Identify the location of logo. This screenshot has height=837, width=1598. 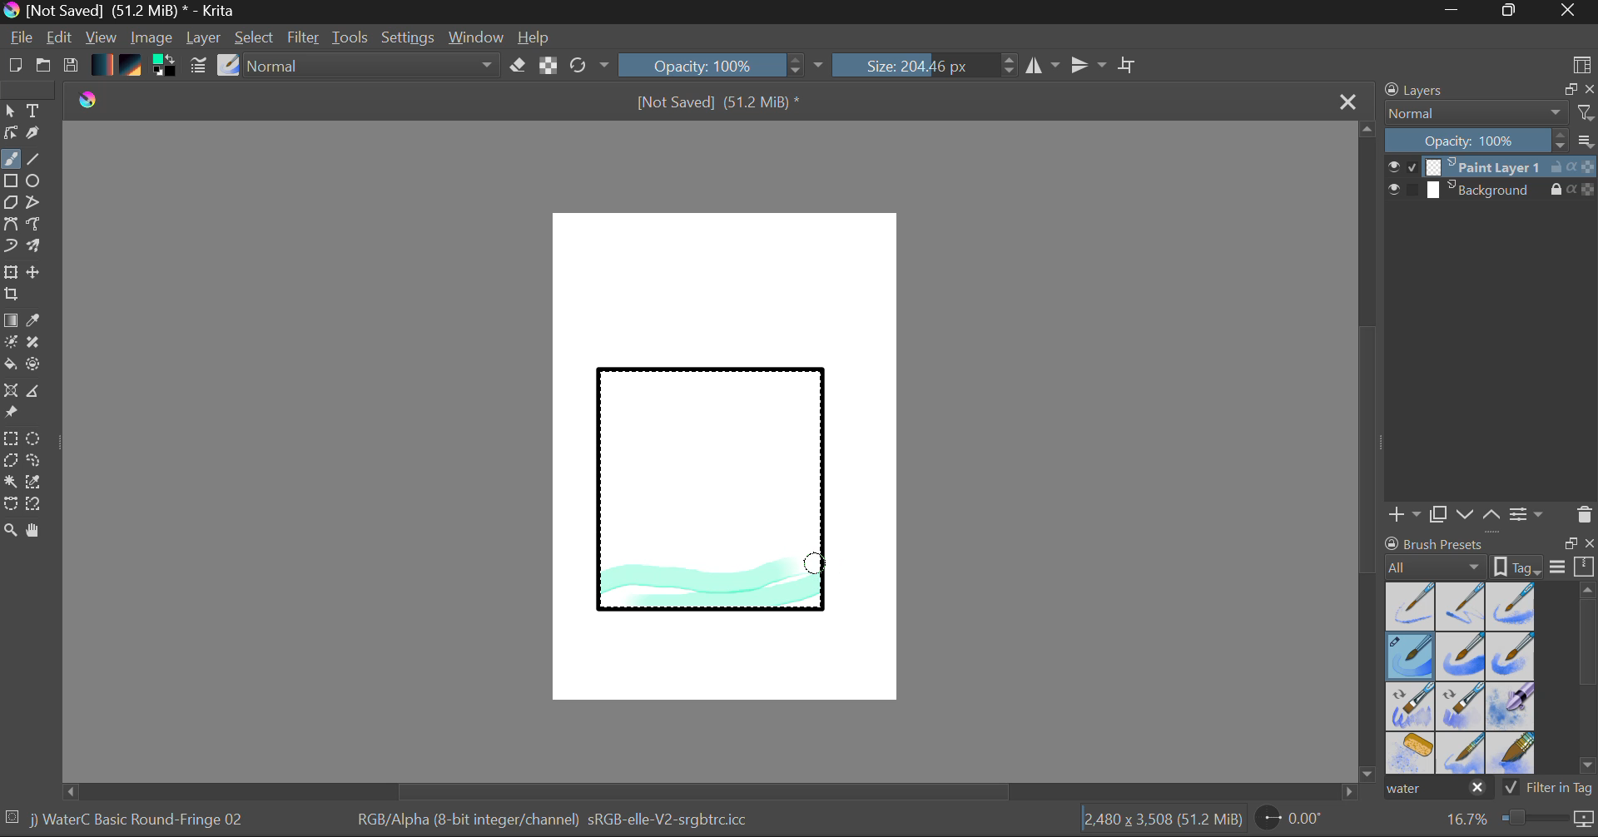
(92, 101).